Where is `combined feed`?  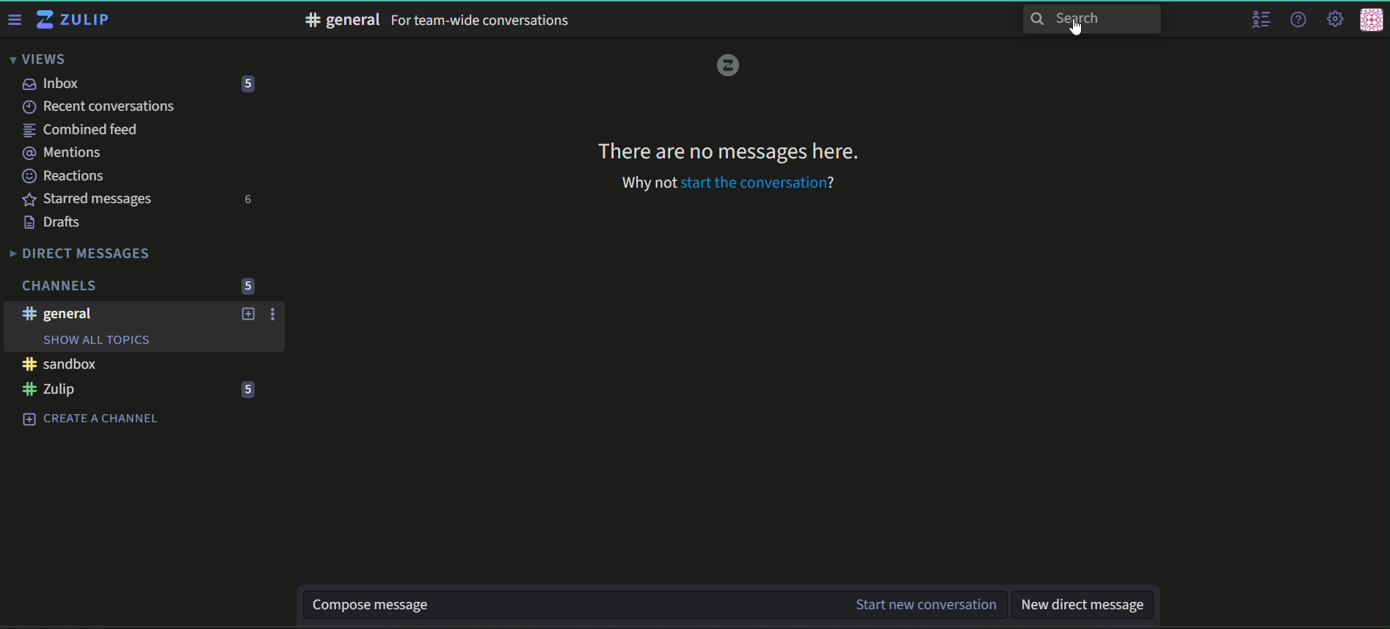
combined feed is located at coordinates (80, 130).